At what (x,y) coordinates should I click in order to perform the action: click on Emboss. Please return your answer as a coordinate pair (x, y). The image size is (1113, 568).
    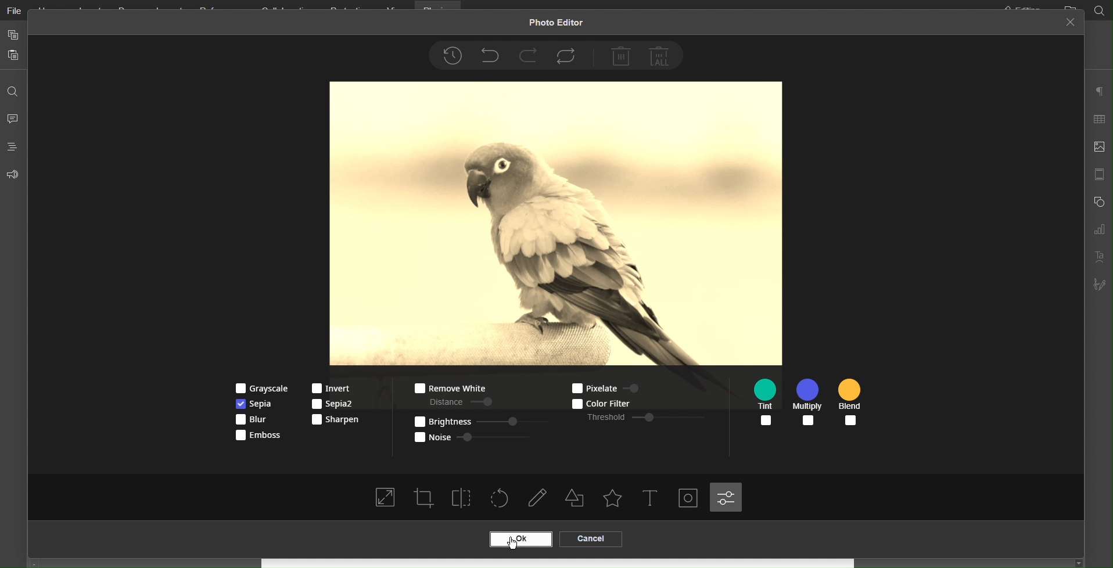
    Looking at the image, I should click on (257, 437).